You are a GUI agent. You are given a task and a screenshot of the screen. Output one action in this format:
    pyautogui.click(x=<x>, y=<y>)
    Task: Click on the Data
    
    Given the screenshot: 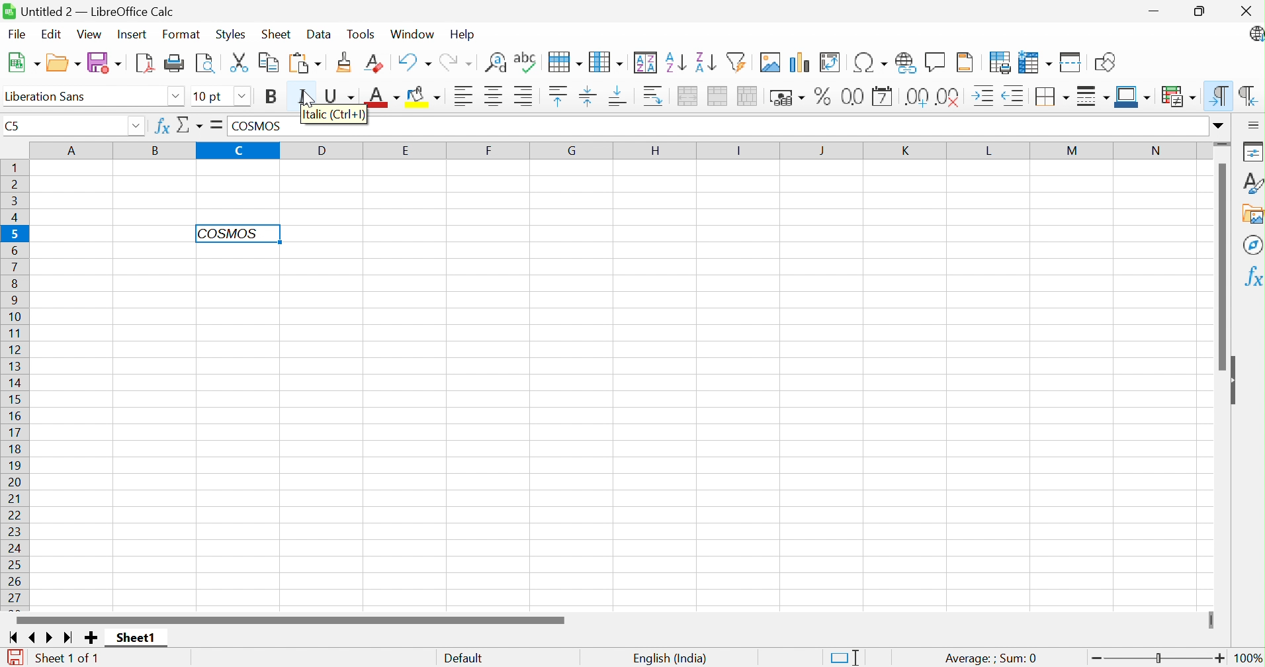 What is the action you would take?
    pyautogui.click(x=319, y=34)
    